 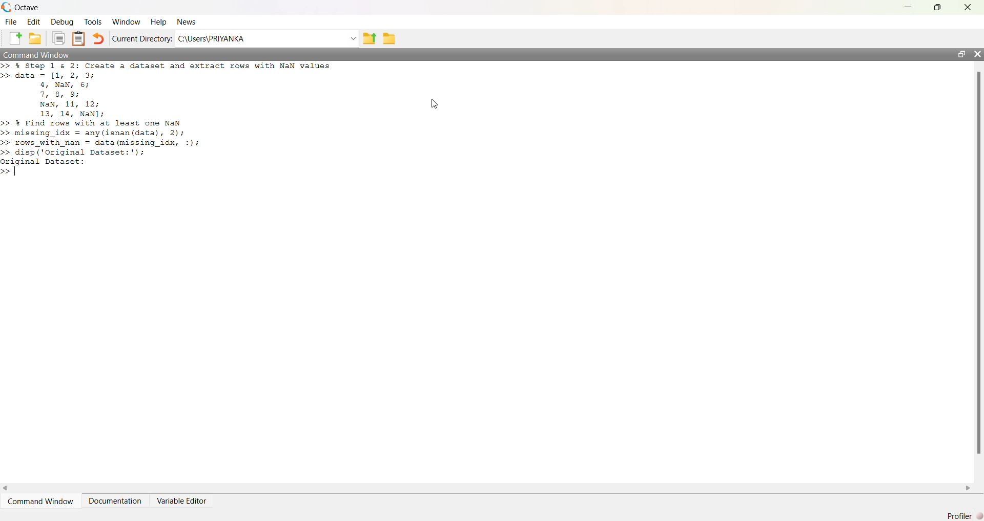 What do you see at coordinates (965, 516) in the screenshot?
I see `Profiler` at bounding box center [965, 516].